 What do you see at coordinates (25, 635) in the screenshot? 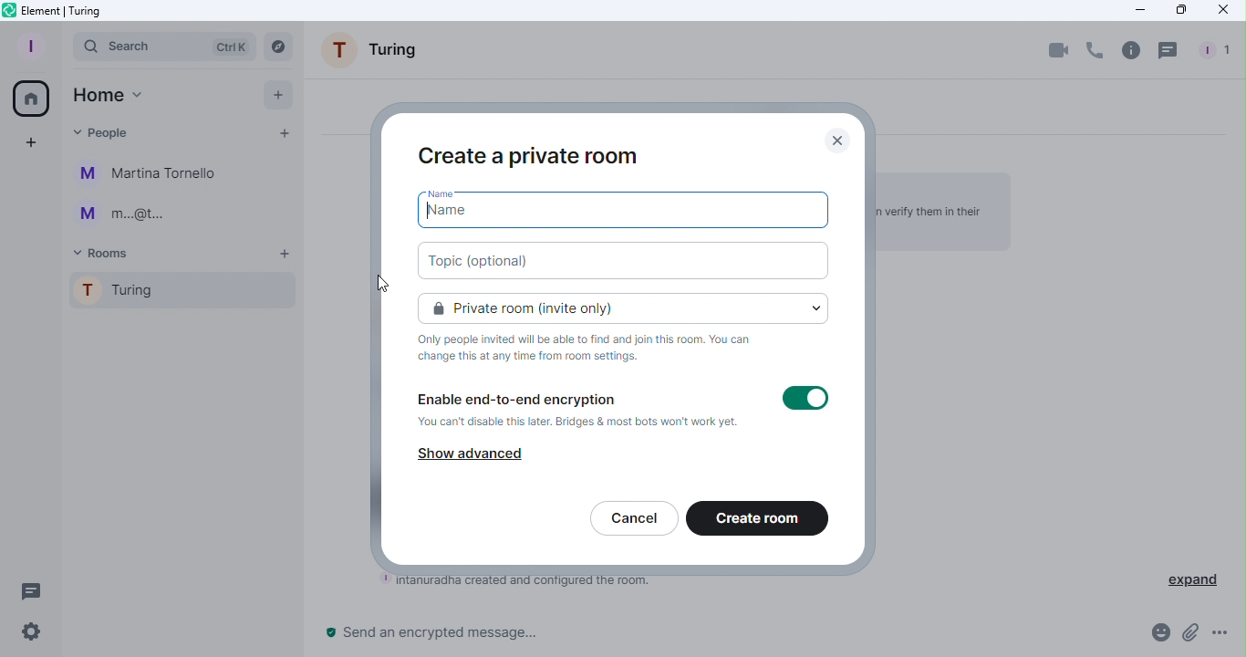
I see `Quick settings` at bounding box center [25, 635].